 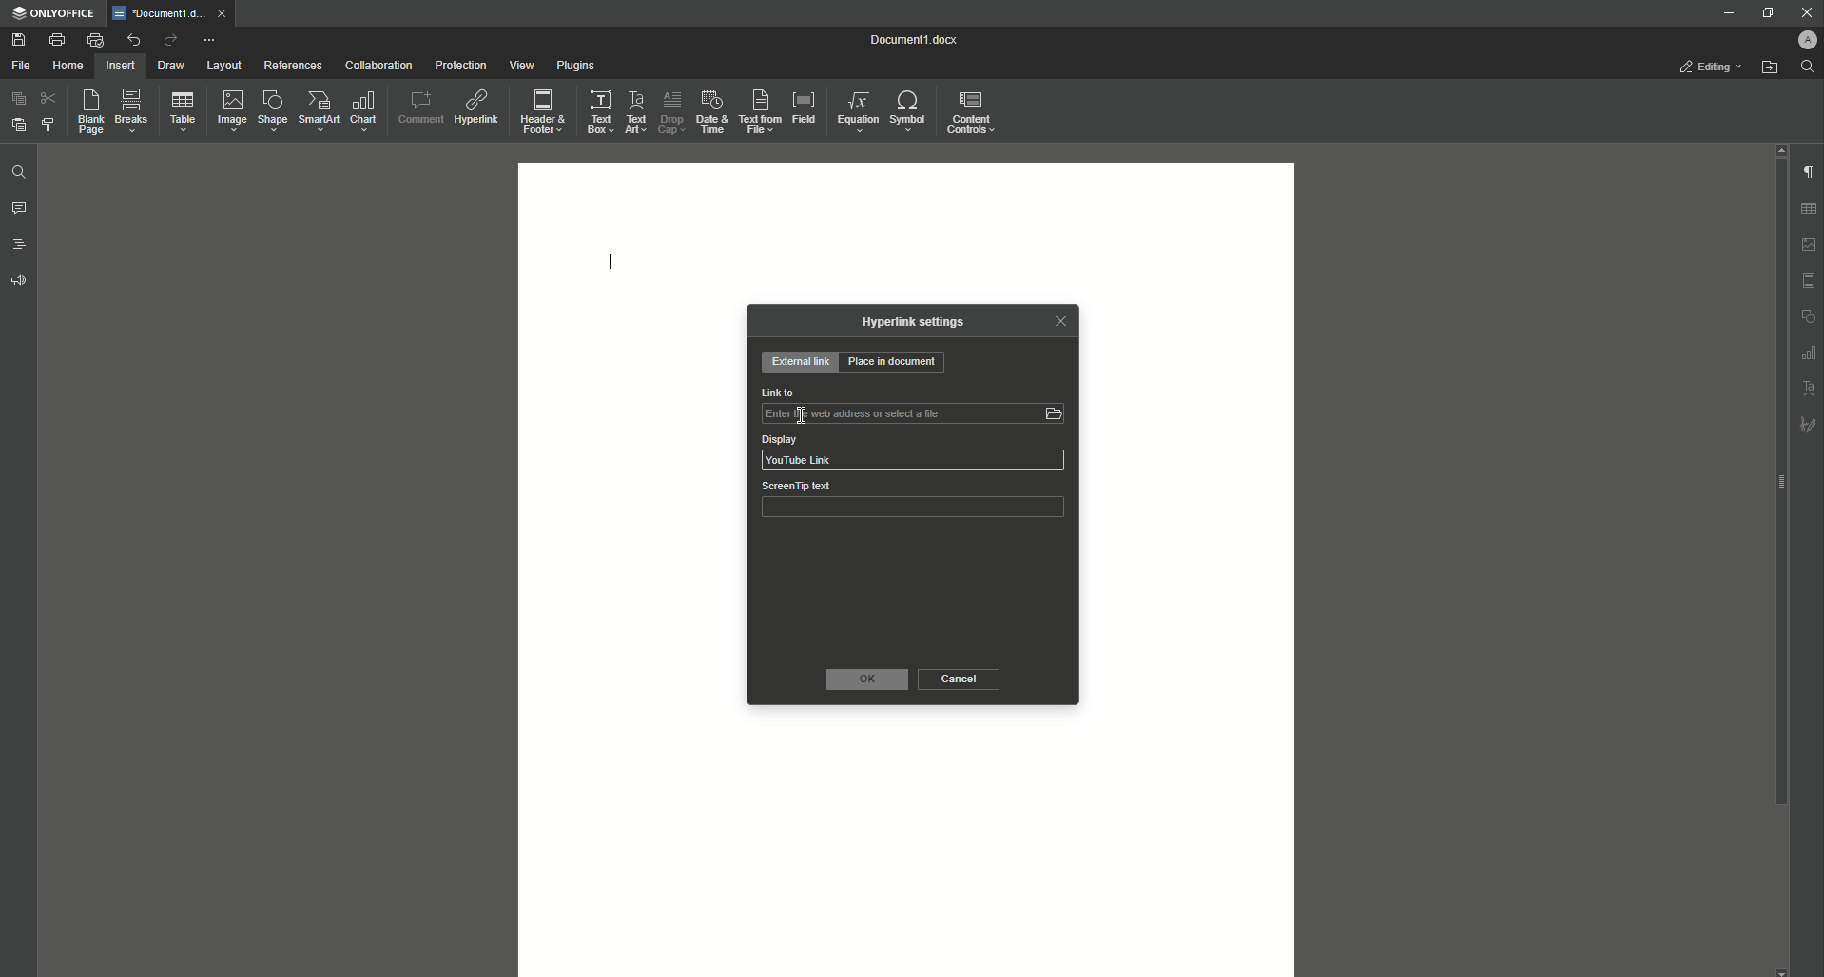 What do you see at coordinates (1810, 245) in the screenshot?
I see `Imgae settings` at bounding box center [1810, 245].